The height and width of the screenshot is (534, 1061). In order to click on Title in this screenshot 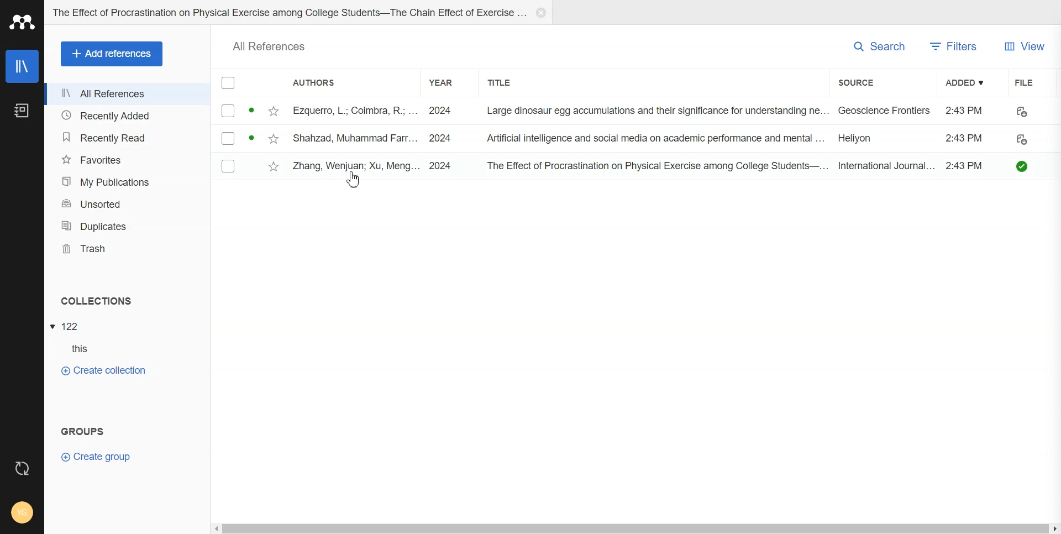, I will do `click(503, 83)`.